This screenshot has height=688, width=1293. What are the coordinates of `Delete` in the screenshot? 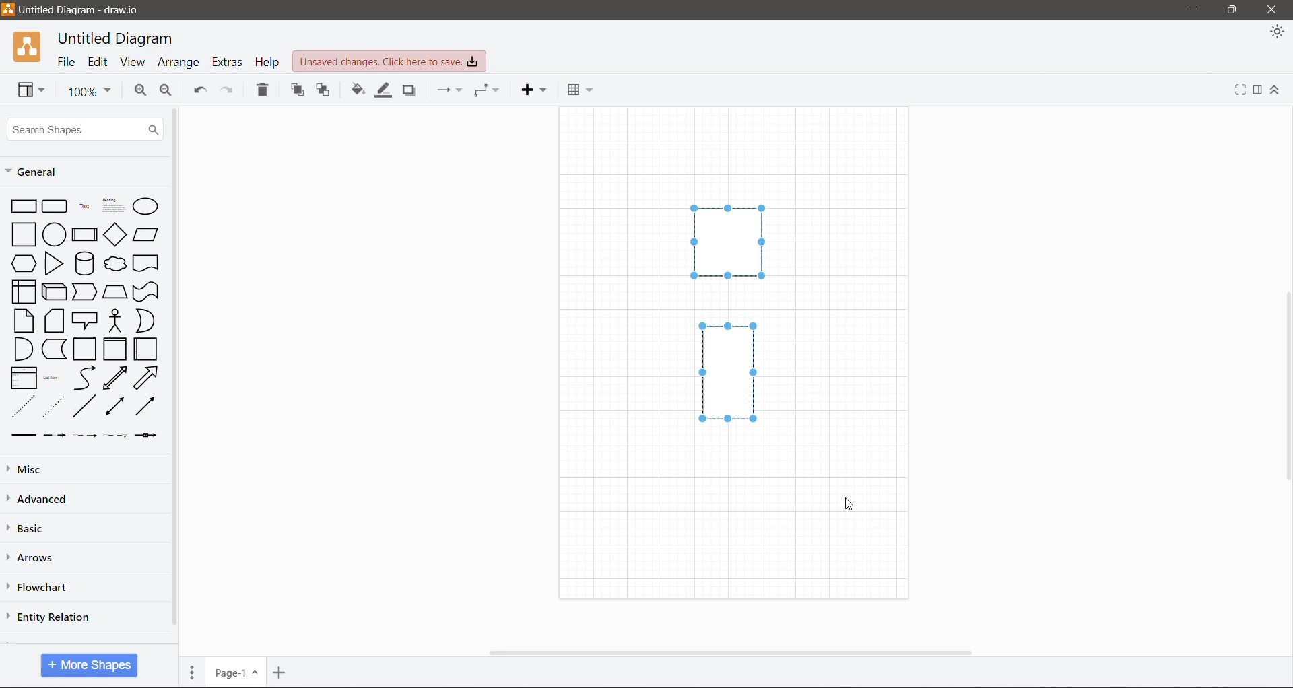 It's located at (261, 92).